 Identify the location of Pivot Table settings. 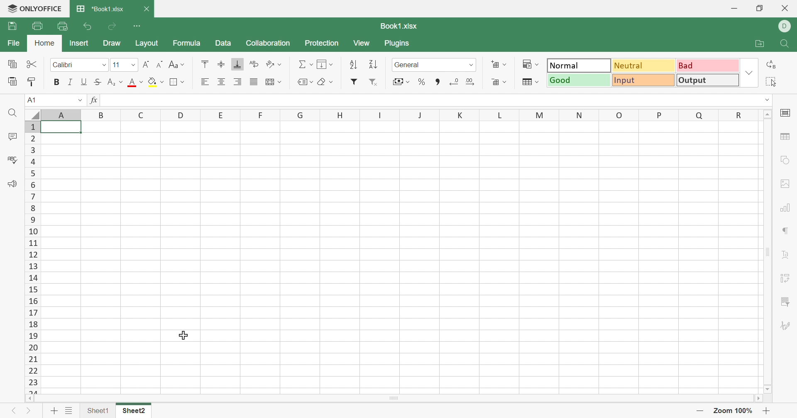
(784, 279).